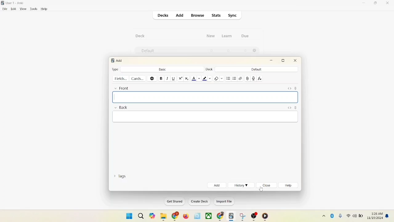  What do you see at coordinates (388, 3) in the screenshot?
I see `close` at bounding box center [388, 3].